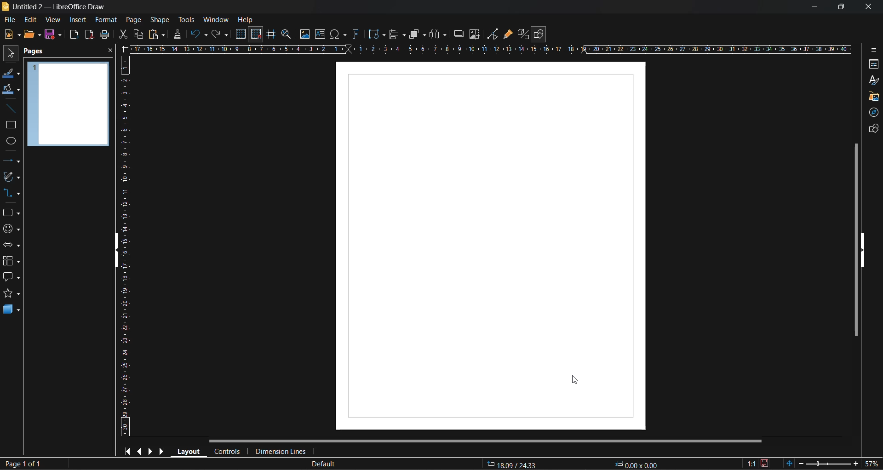 The image size is (883, 470). What do you see at coordinates (124, 248) in the screenshot?
I see `vertical ruler` at bounding box center [124, 248].